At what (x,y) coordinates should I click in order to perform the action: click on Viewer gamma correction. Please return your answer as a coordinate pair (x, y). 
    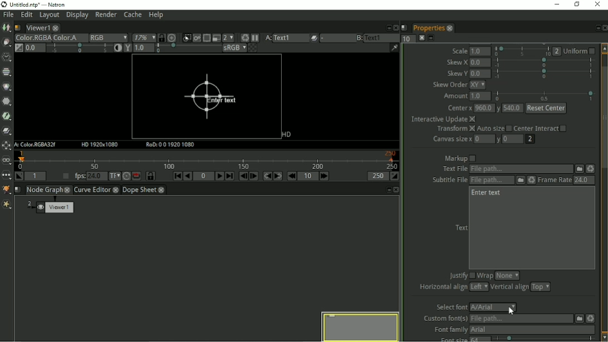
    Looking at the image, I should click on (143, 48).